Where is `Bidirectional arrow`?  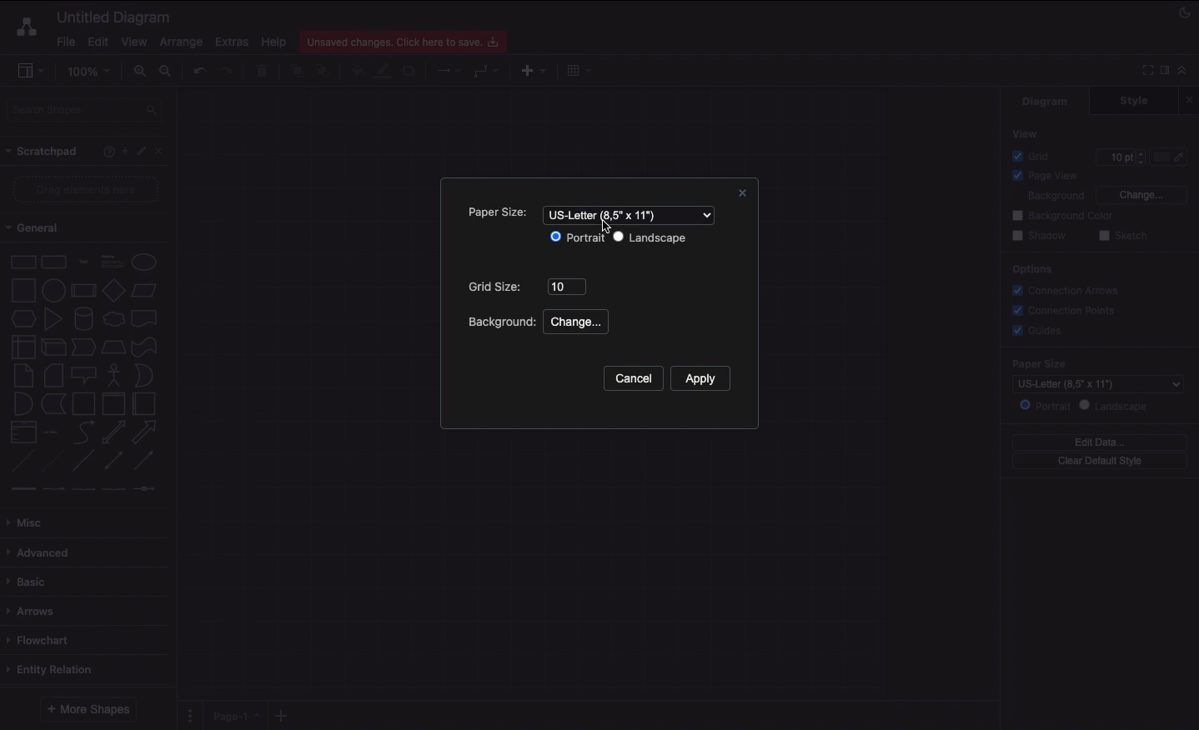 Bidirectional arrow is located at coordinates (113, 432).